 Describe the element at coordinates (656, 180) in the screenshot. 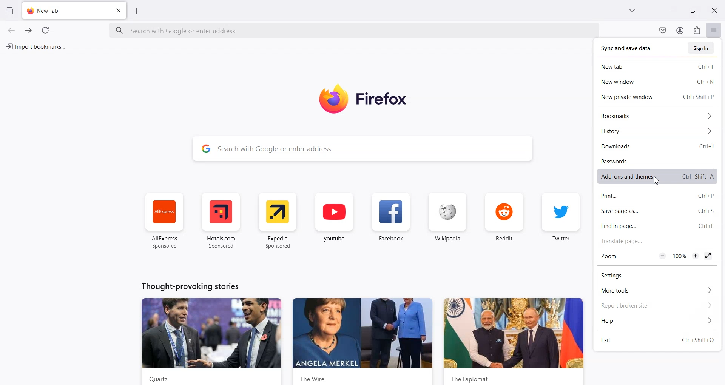

I see `Cursor` at that location.